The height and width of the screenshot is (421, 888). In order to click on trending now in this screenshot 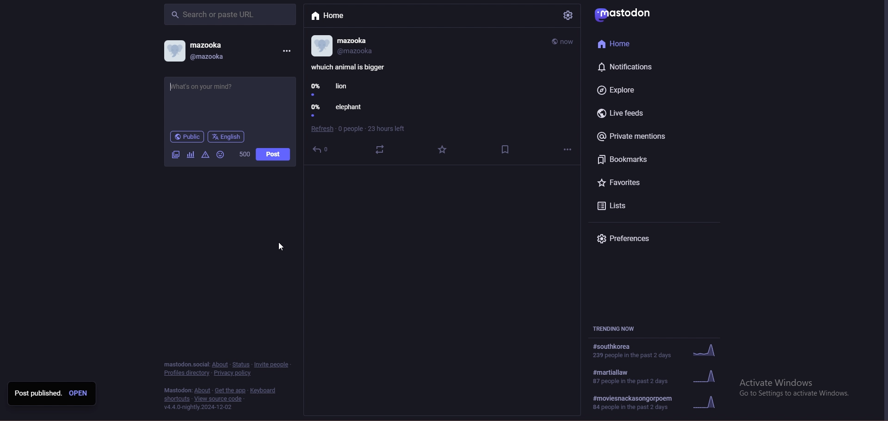, I will do `click(621, 329)`.